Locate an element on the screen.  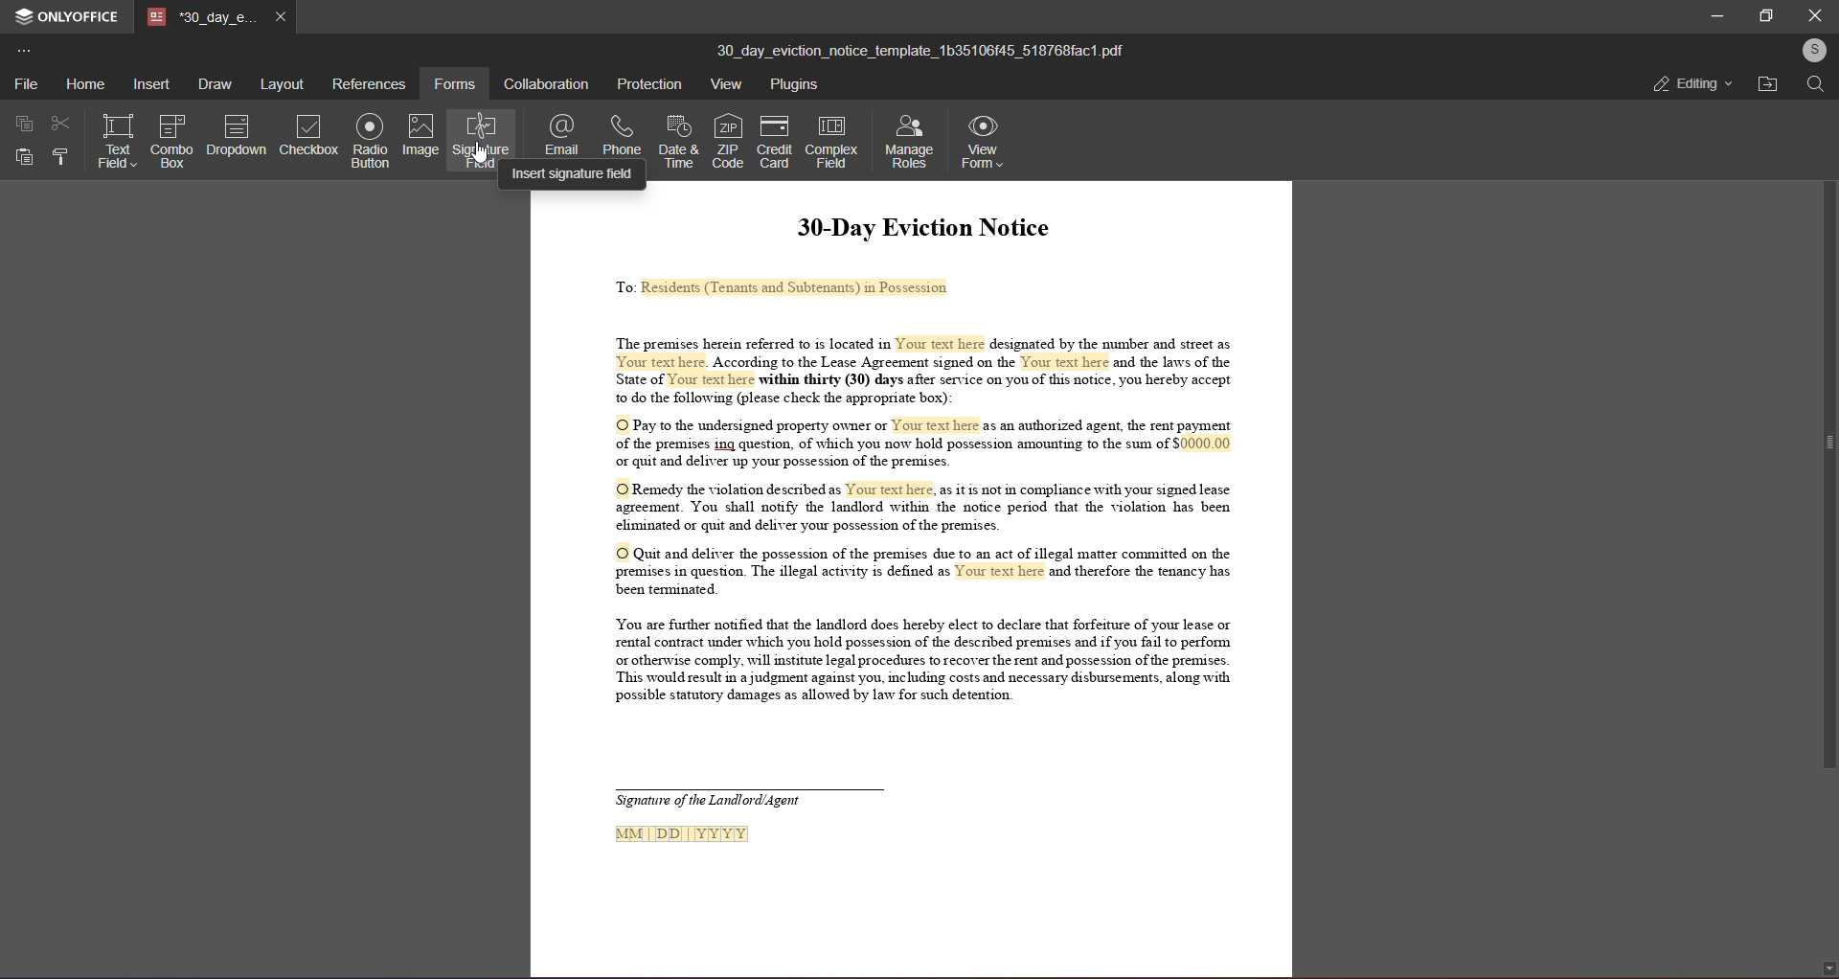
draw is located at coordinates (215, 84).